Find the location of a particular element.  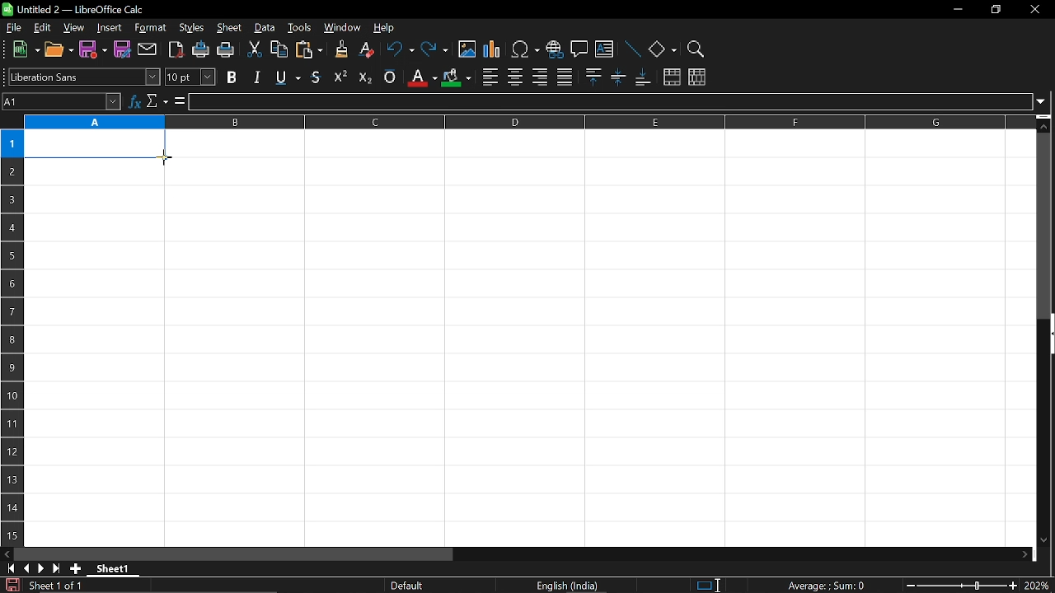

columns is located at coordinates (527, 122).